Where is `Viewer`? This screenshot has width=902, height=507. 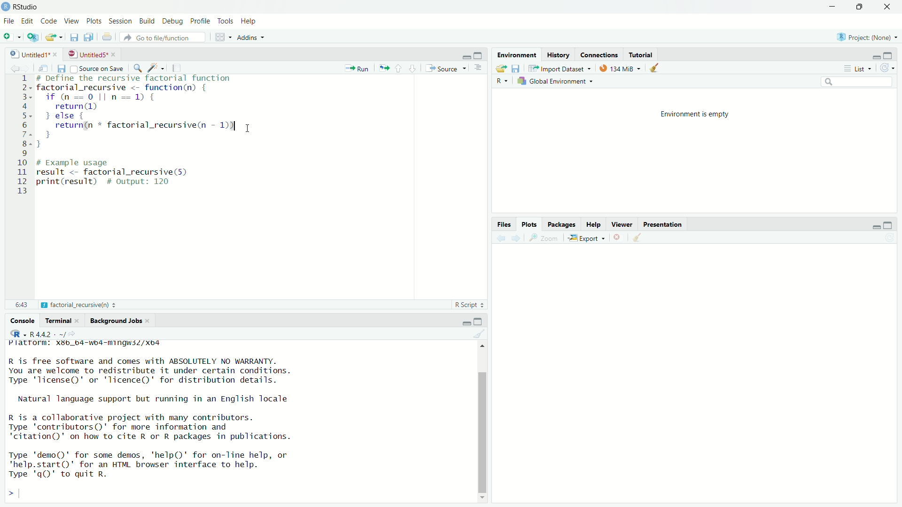 Viewer is located at coordinates (623, 223).